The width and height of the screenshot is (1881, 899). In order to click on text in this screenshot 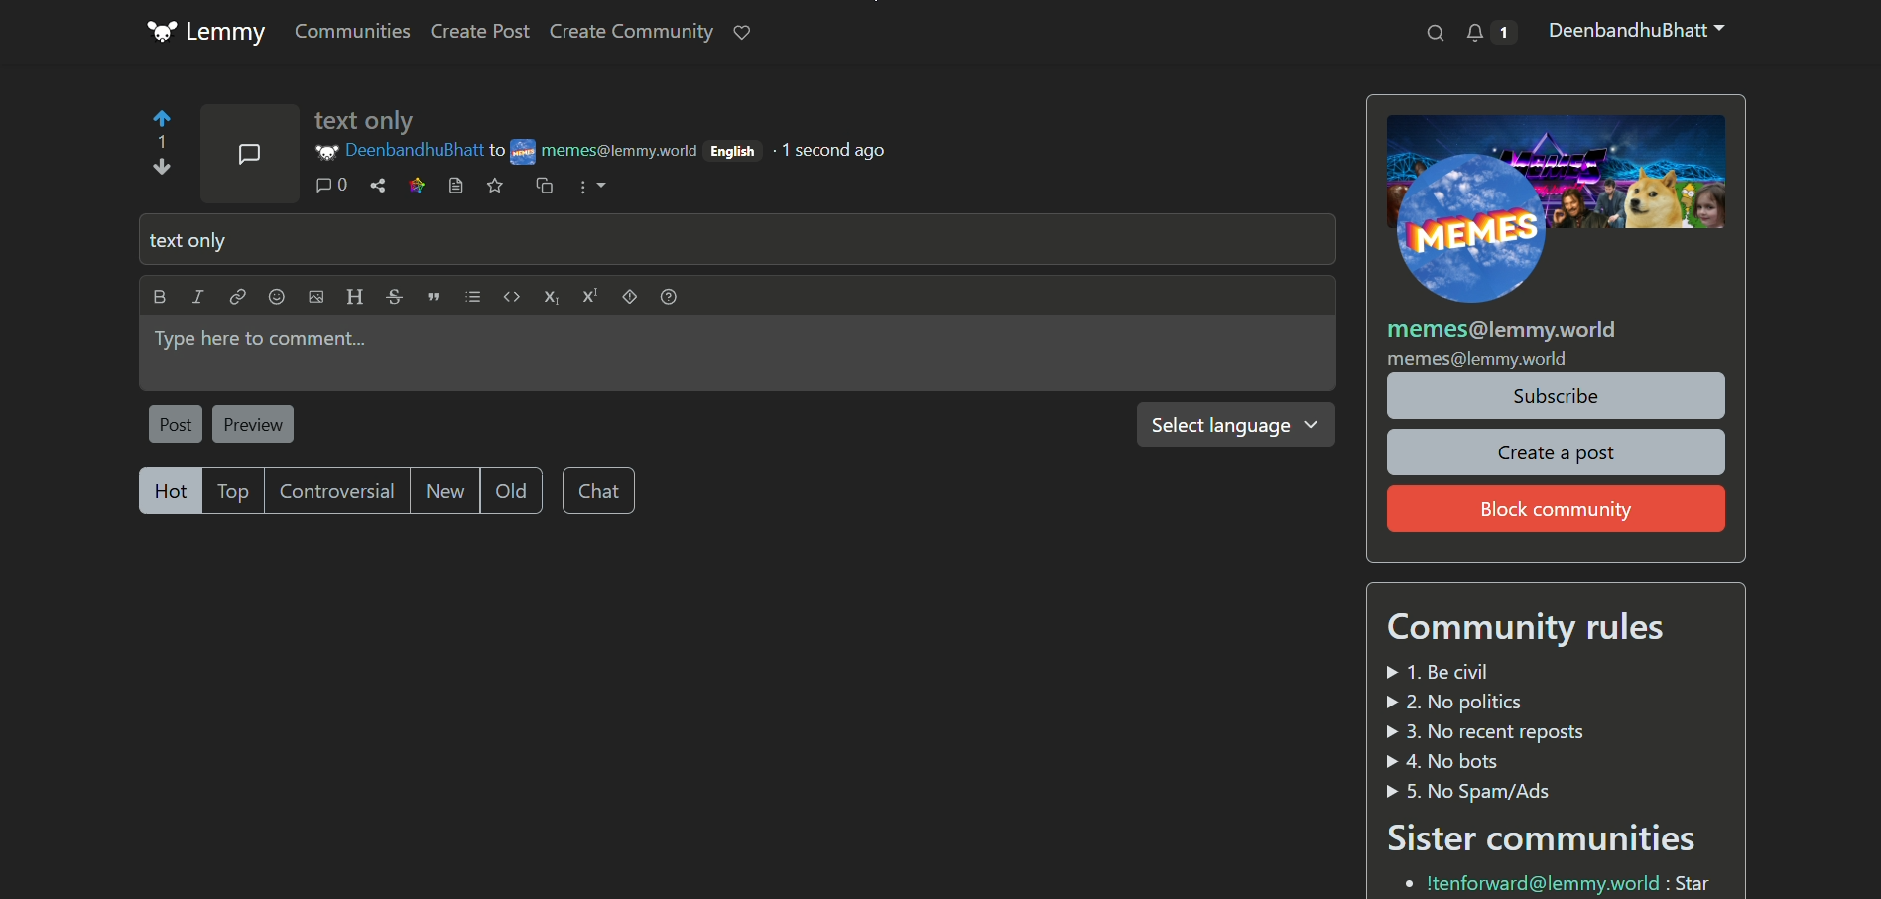, I will do `click(1543, 837)`.